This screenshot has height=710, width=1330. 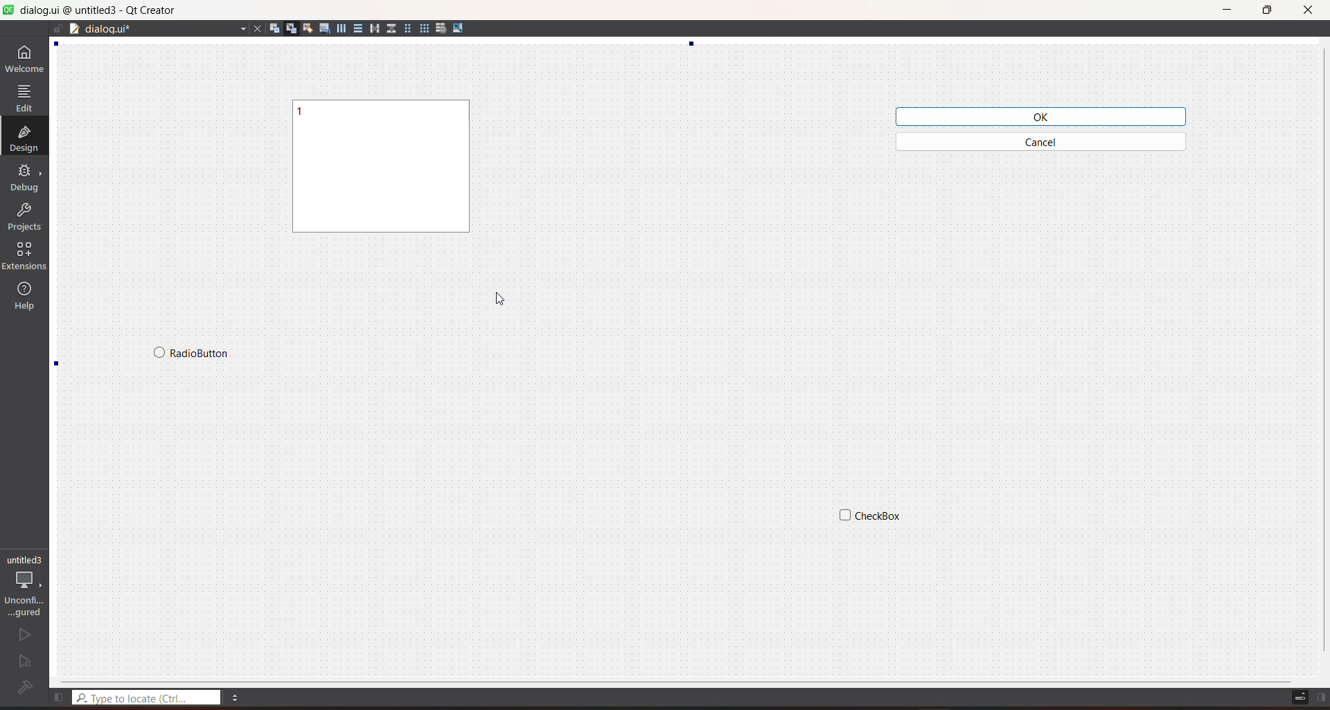 What do you see at coordinates (340, 28) in the screenshot?
I see `layout horizontally` at bounding box center [340, 28].